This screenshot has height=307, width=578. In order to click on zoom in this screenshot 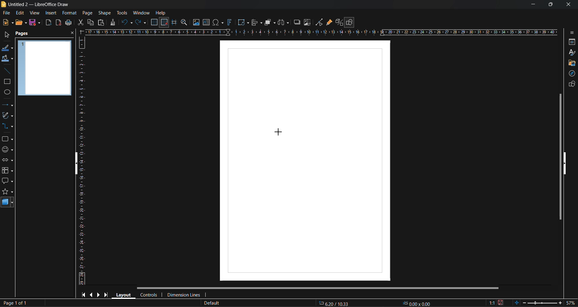, I will do `click(185, 23)`.